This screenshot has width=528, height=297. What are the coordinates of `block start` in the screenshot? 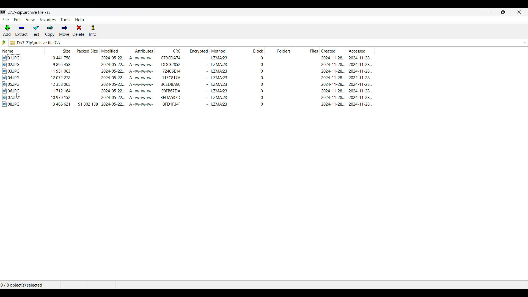 It's located at (259, 58).